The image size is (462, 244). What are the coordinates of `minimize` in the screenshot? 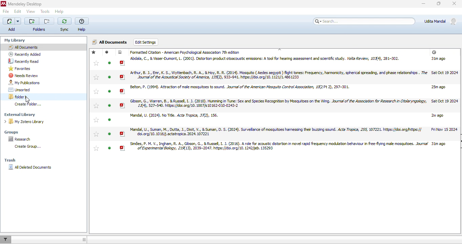 It's located at (420, 6).